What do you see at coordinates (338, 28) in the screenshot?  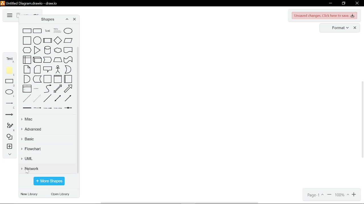 I see `format` at bounding box center [338, 28].